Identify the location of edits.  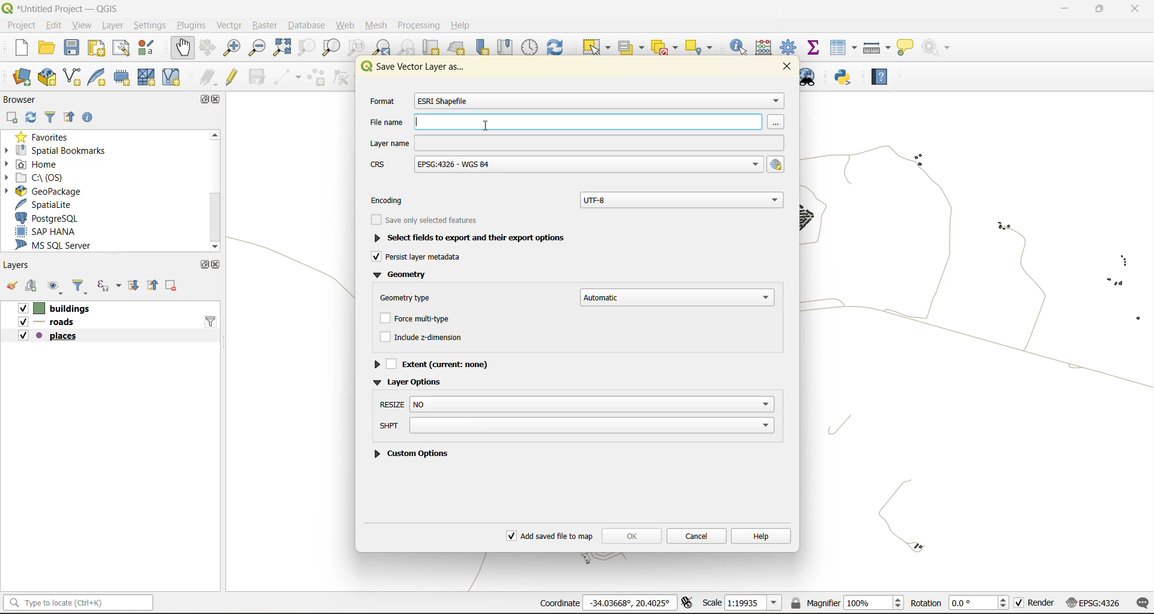
(208, 76).